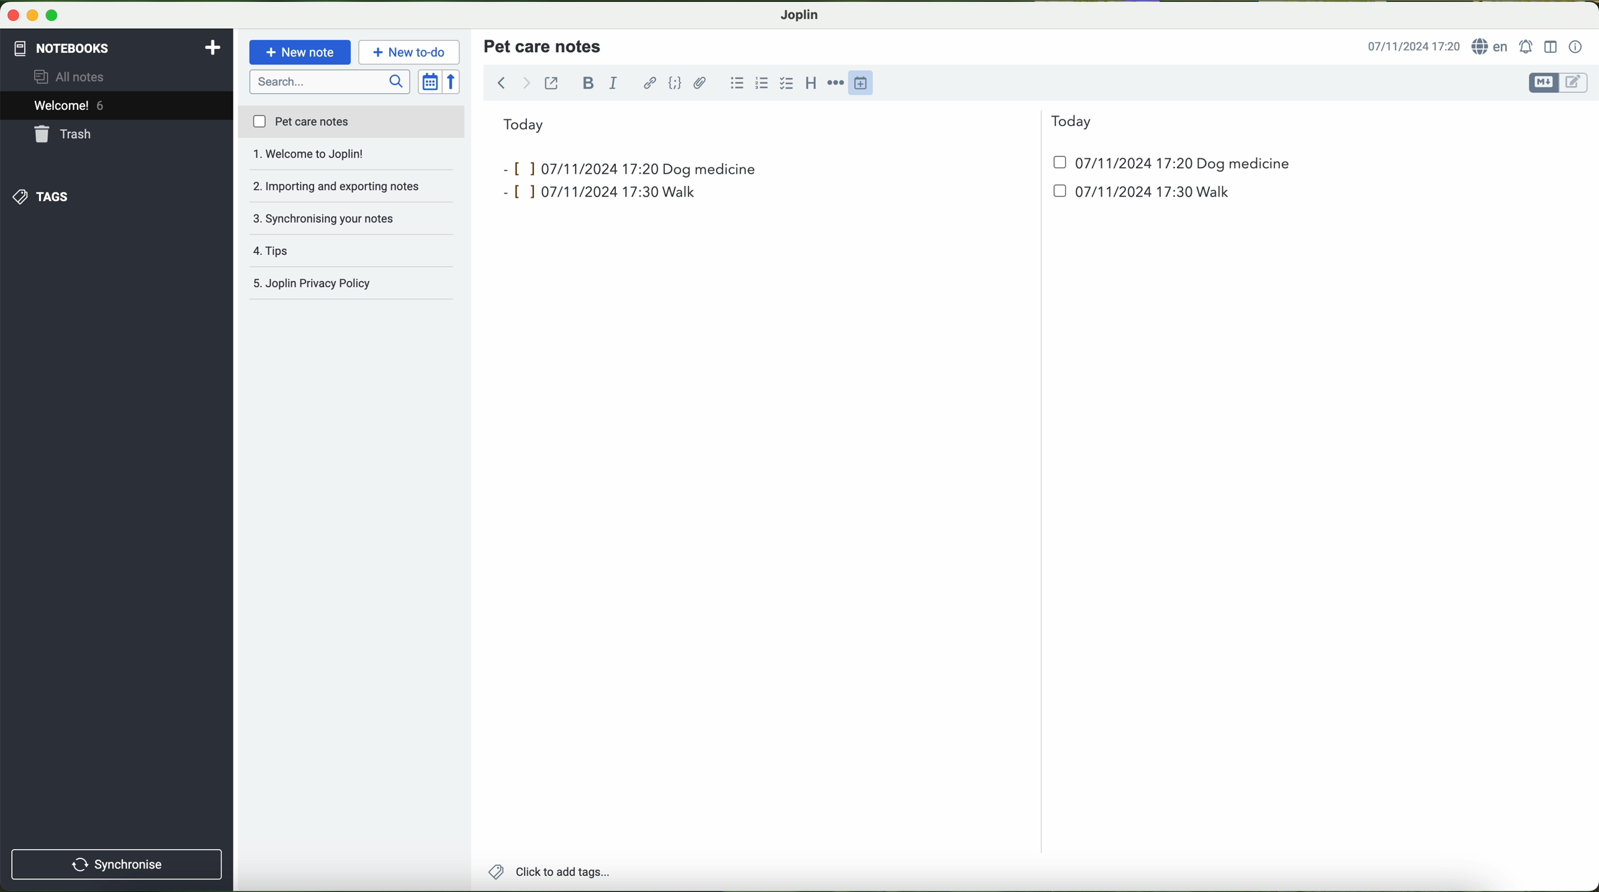 Image resolution: width=1599 pixels, height=892 pixels. I want to click on reverse sort order, so click(455, 83).